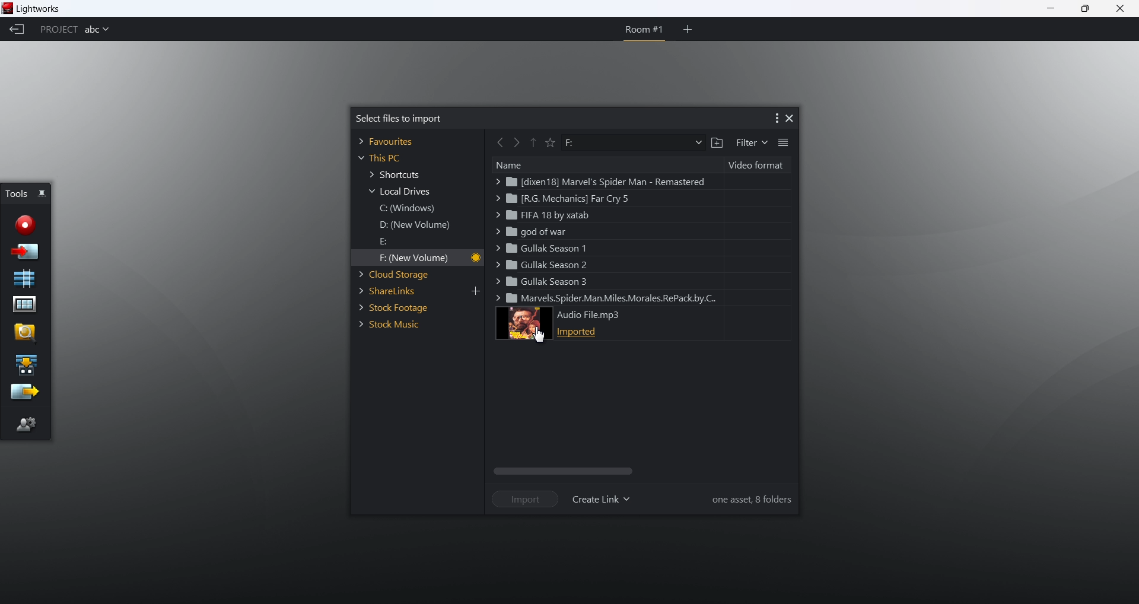 This screenshot has width=1139, height=604. What do you see at coordinates (24, 393) in the screenshot?
I see `export sequence` at bounding box center [24, 393].